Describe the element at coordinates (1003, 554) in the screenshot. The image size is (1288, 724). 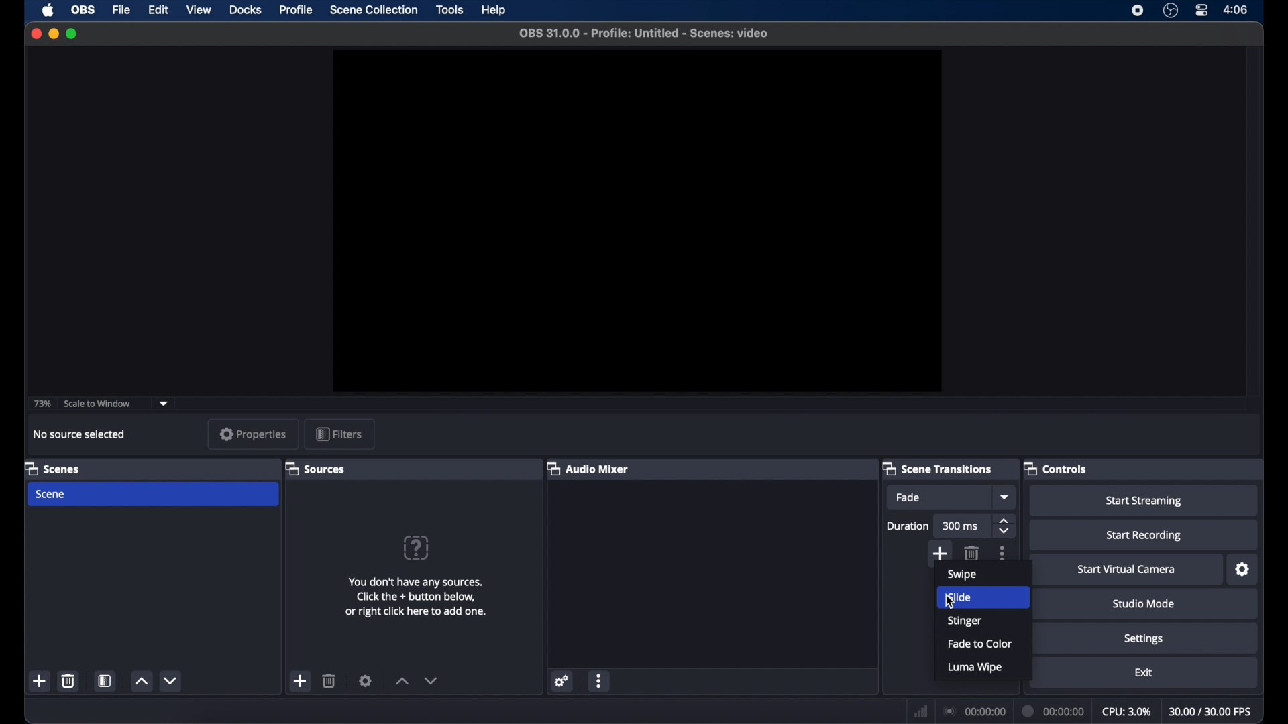
I see `moreoptions` at that location.